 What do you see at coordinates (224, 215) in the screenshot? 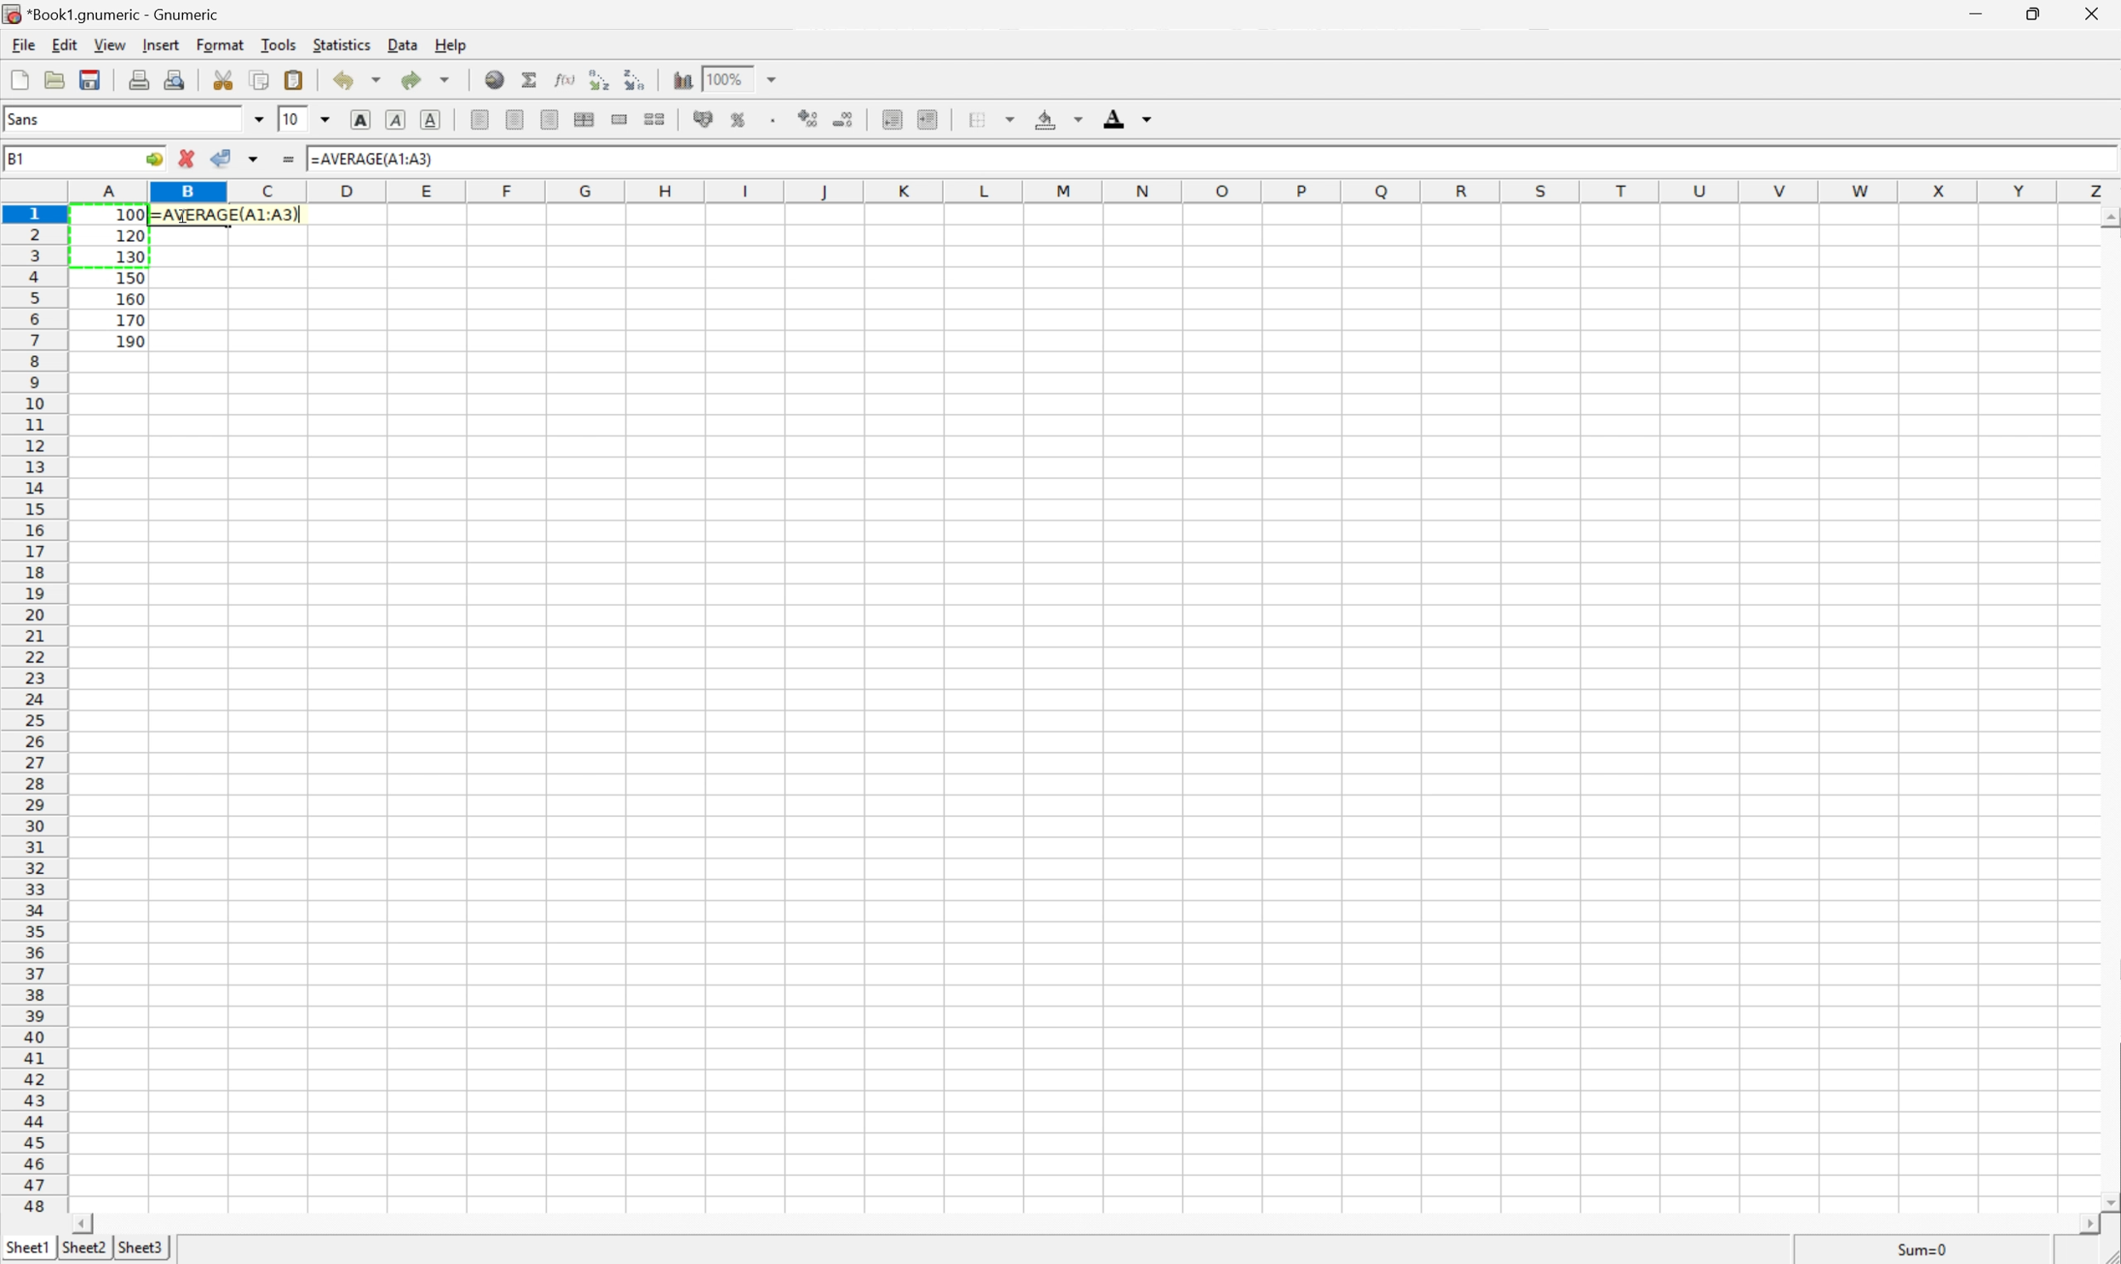
I see `=AVERAGE(A1:A3)` at bounding box center [224, 215].